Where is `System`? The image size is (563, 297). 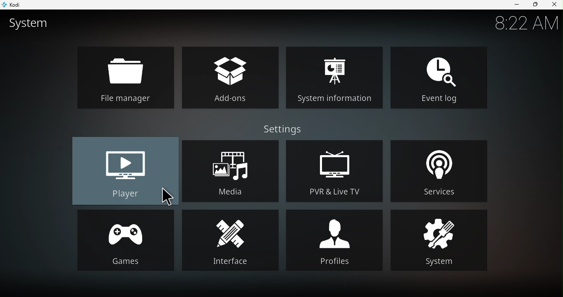 System is located at coordinates (439, 240).